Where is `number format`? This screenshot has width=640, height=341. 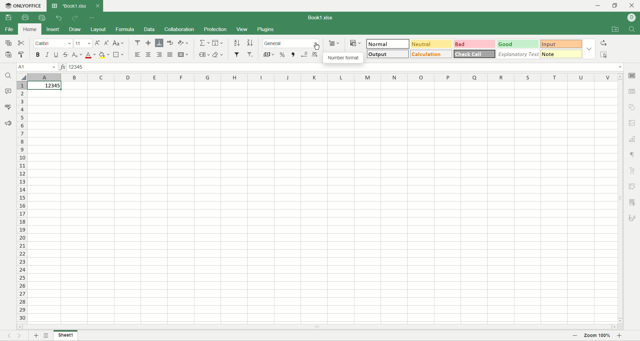 number format is located at coordinates (343, 58).